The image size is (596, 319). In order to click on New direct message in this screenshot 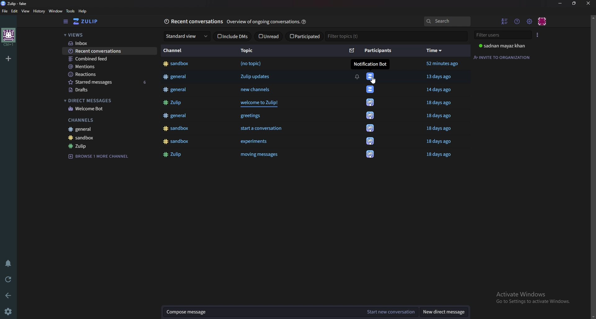, I will do `click(442, 312)`.